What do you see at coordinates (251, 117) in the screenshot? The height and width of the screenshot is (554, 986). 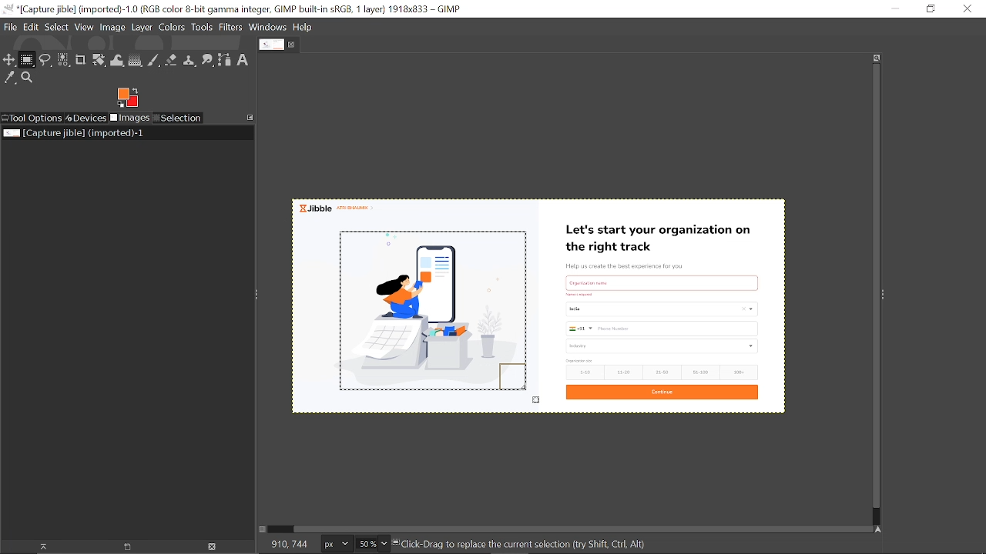 I see `Configure this tab` at bounding box center [251, 117].